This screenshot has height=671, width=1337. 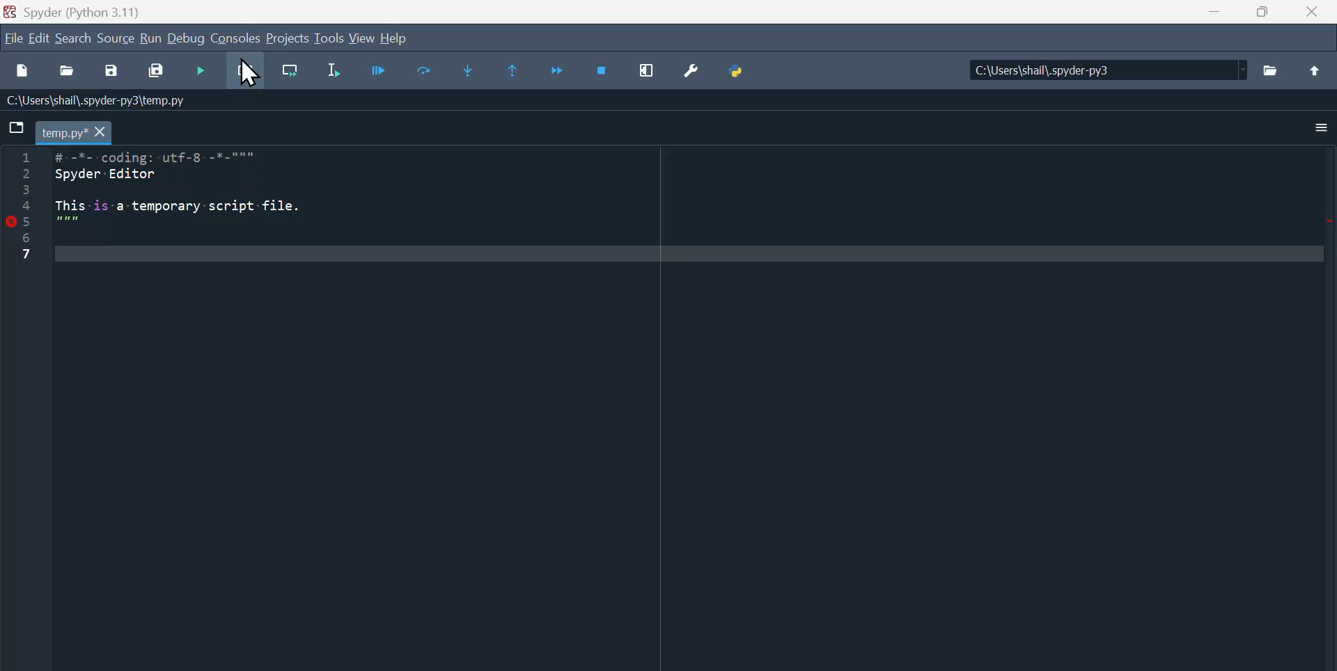 What do you see at coordinates (288, 38) in the screenshot?
I see `Projects` at bounding box center [288, 38].